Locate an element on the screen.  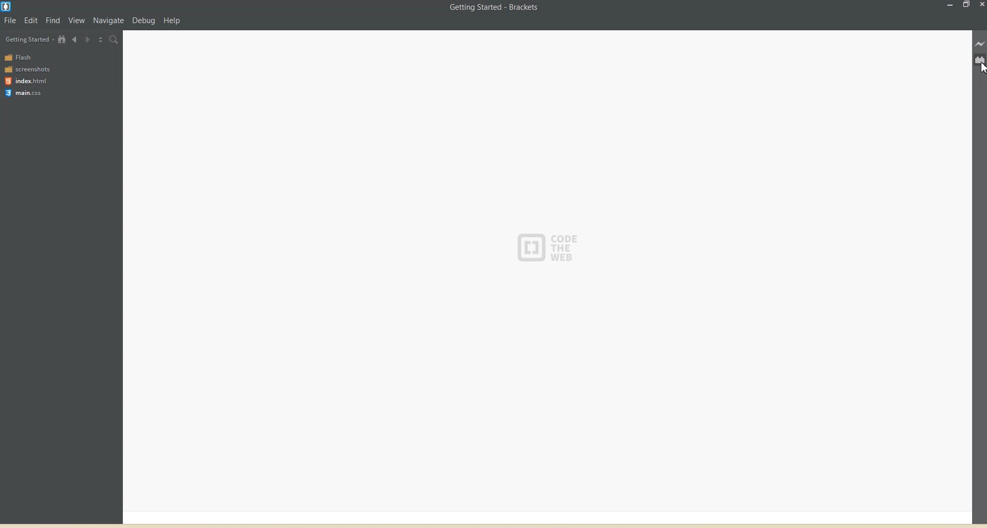
Debug is located at coordinates (143, 20).